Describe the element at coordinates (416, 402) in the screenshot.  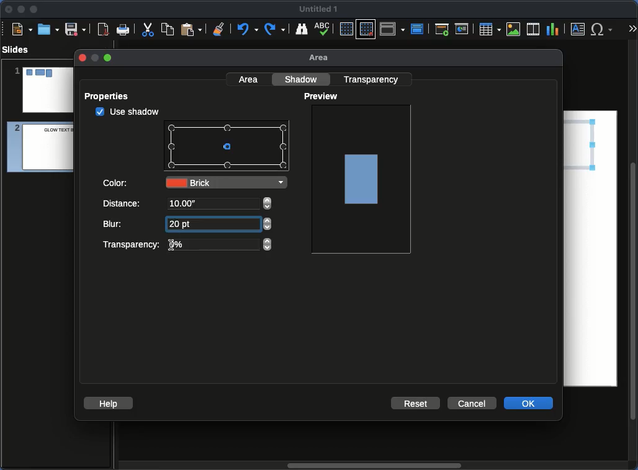
I see `Reset` at that location.